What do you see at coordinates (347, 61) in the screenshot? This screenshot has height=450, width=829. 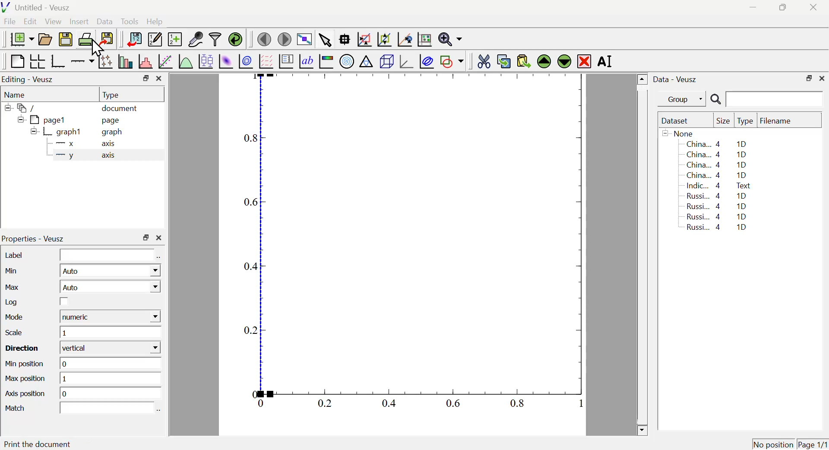 I see `Polar Graph` at bounding box center [347, 61].